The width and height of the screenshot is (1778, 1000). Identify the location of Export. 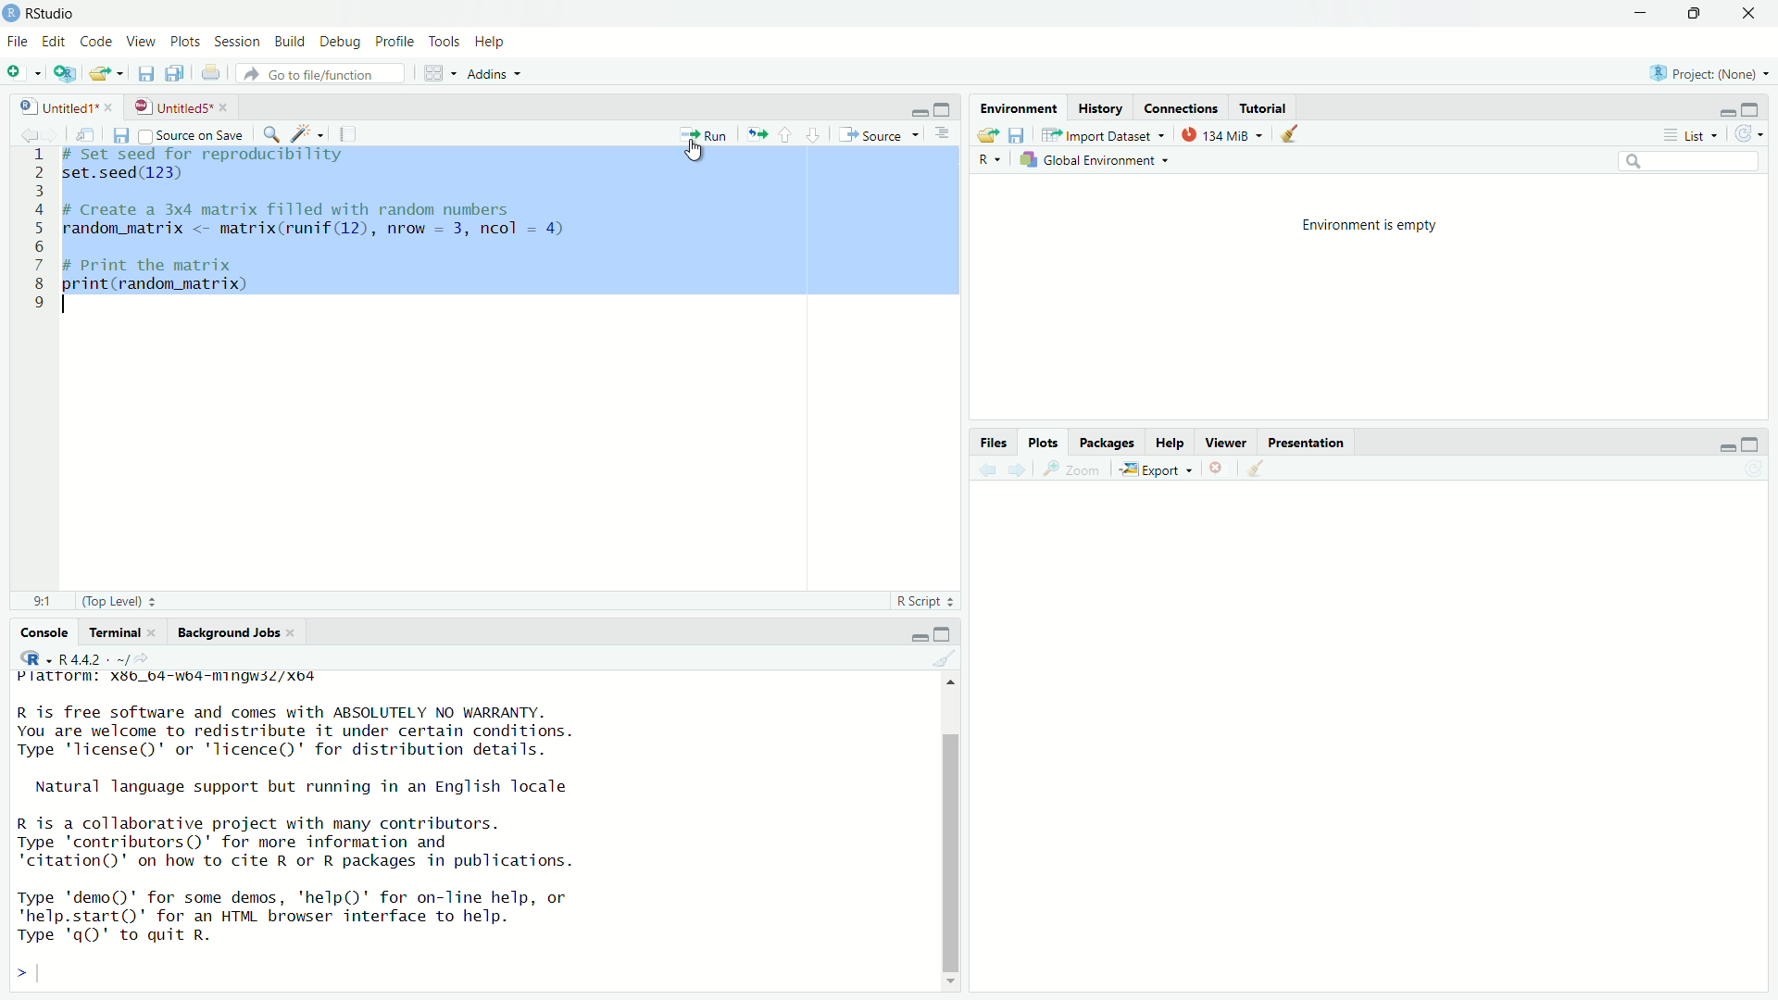
(1153, 471).